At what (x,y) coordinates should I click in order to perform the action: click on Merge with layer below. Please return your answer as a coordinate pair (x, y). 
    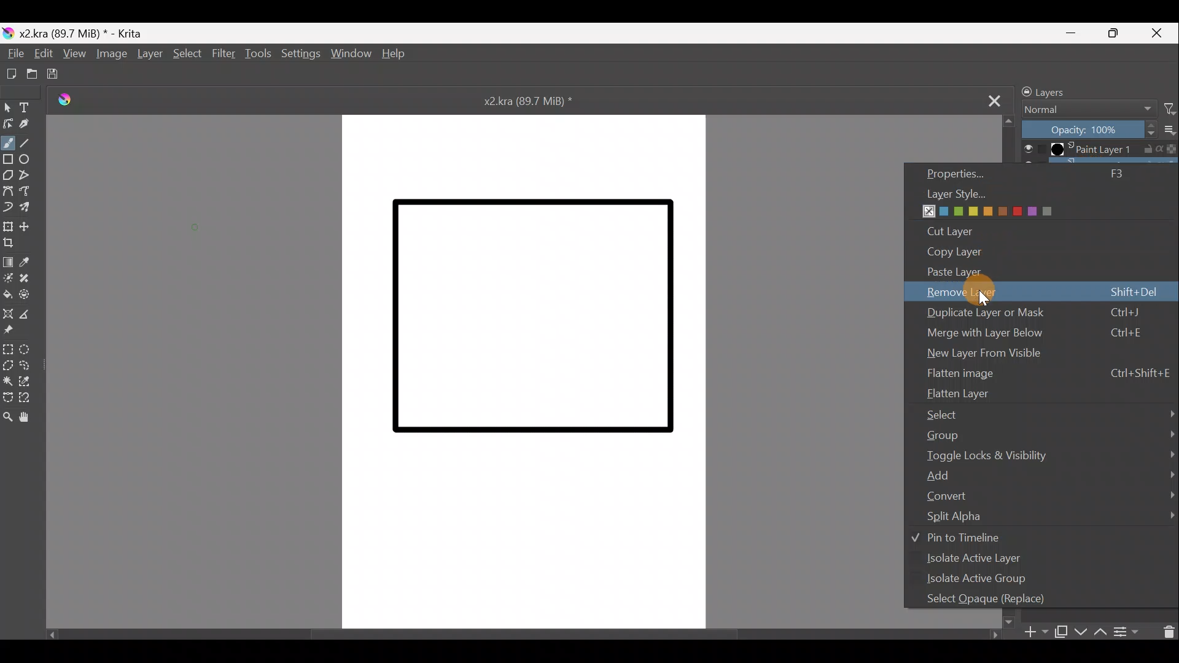
    Looking at the image, I should click on (1033, 333).